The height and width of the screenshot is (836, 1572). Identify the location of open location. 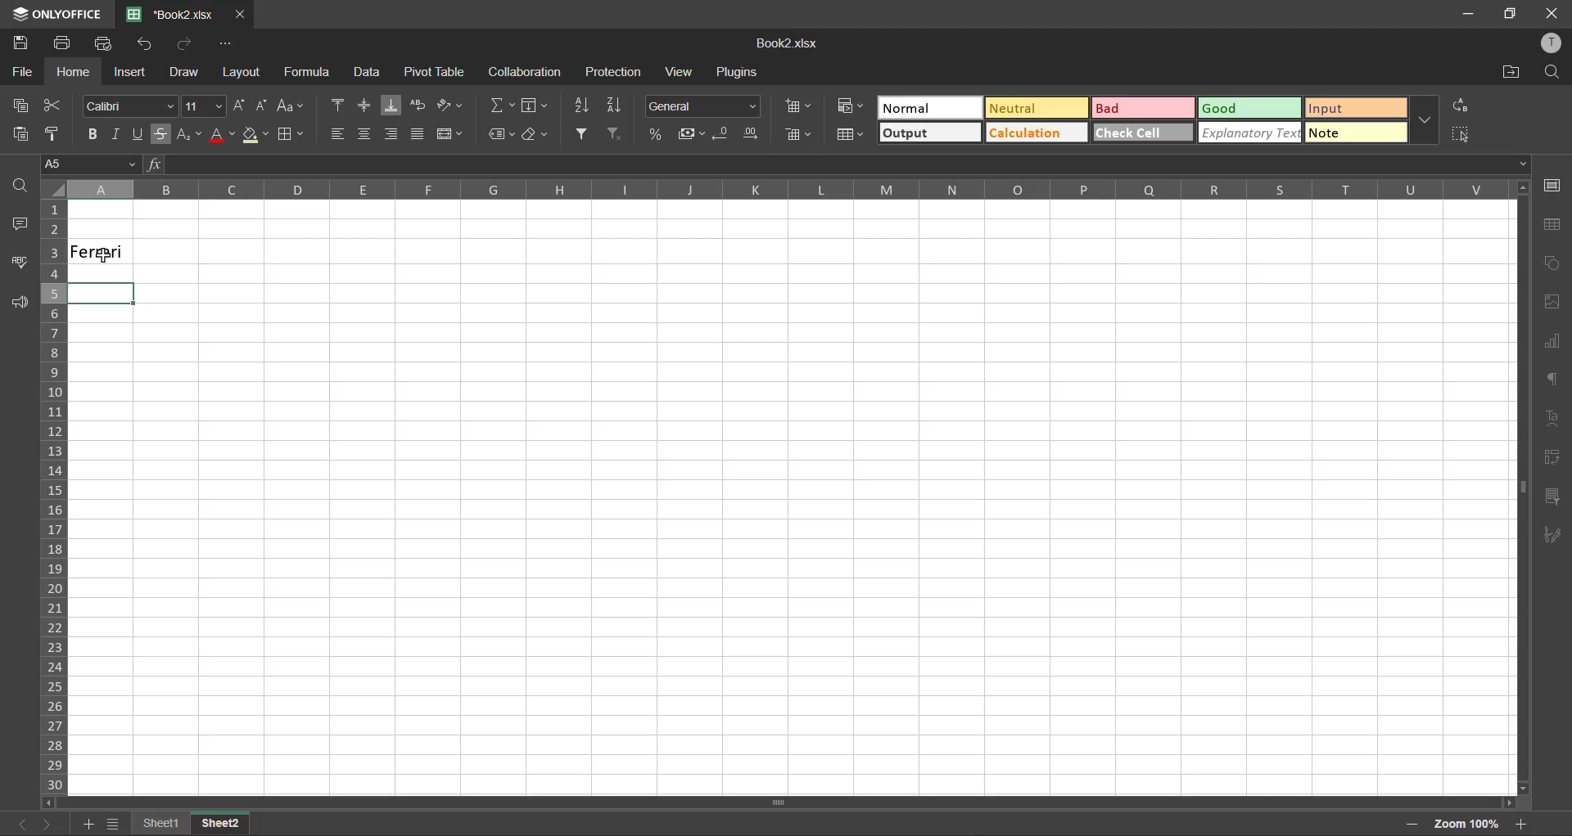
(1512, 73).